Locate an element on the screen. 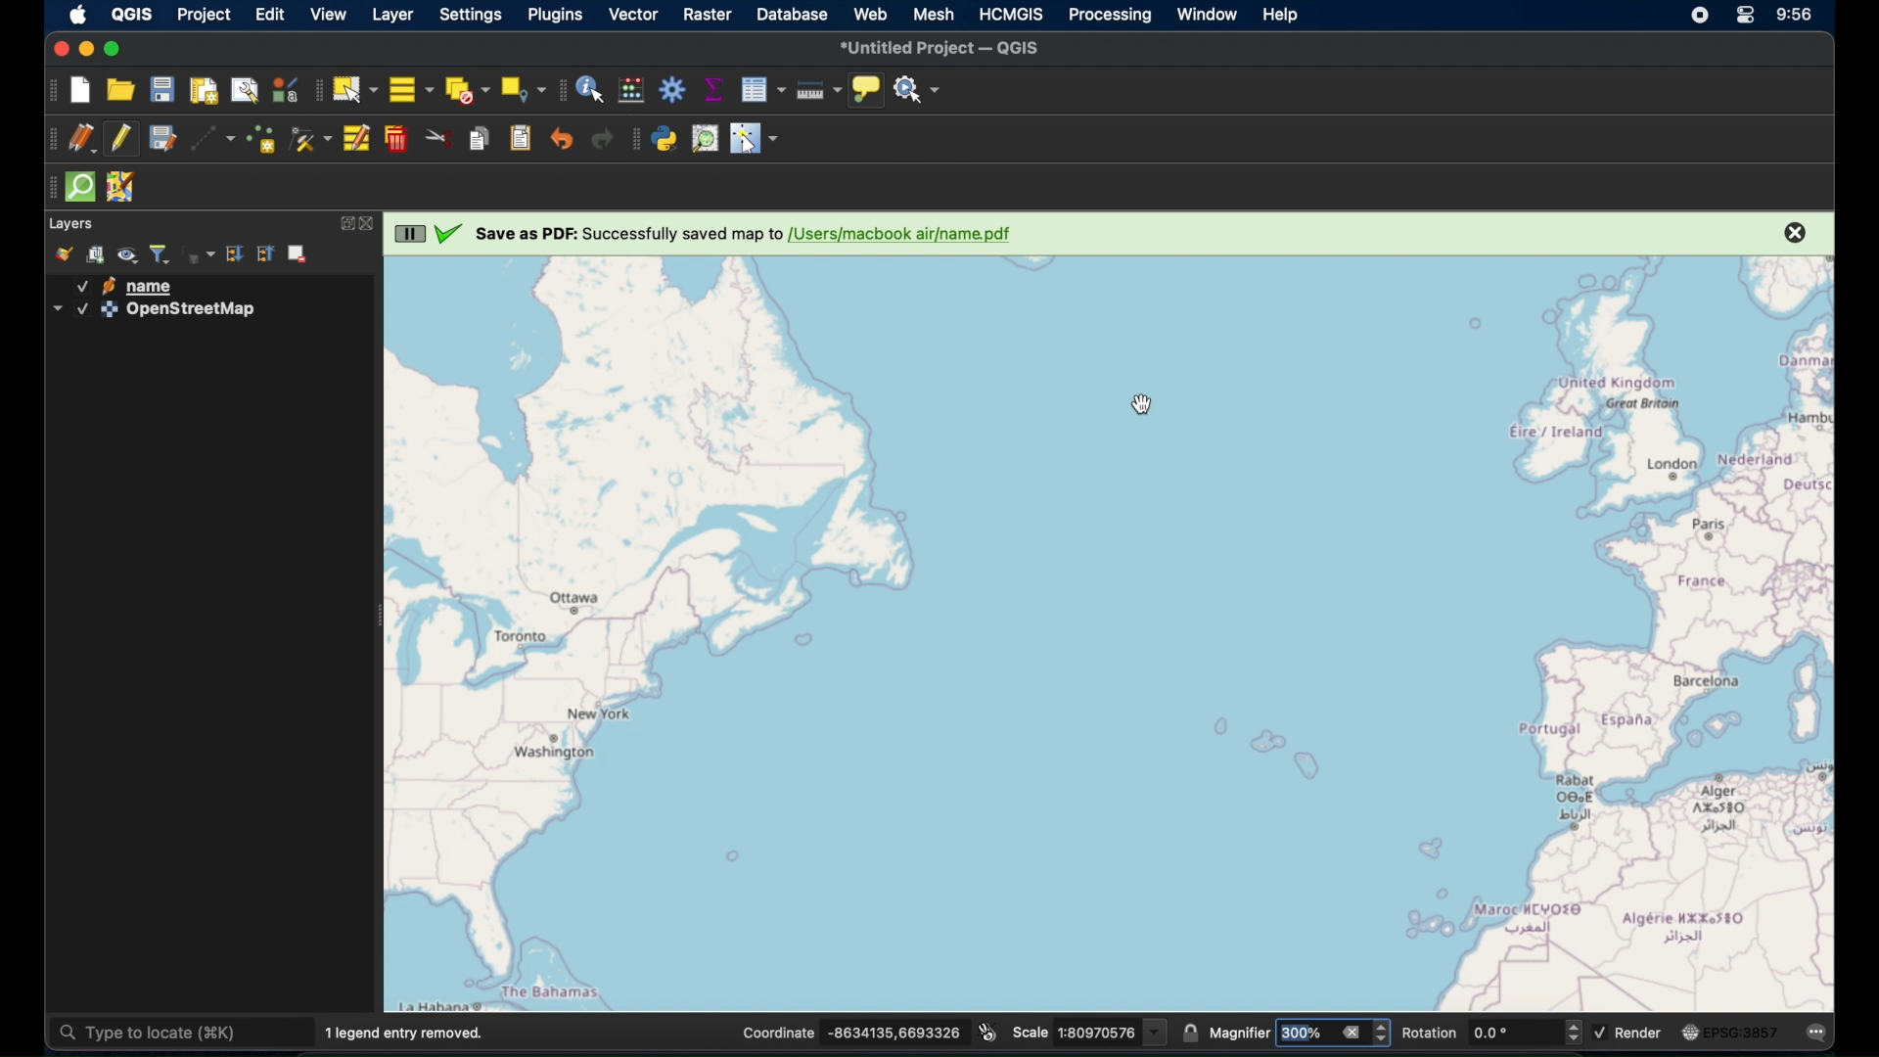  delete selected is located at coordinates (396, 140).